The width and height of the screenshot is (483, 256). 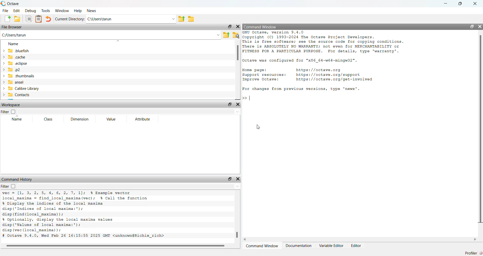 What do you see at coordinates (13, 4) in the screenshot?
I see `Octave` at bounding box center [13, 4].